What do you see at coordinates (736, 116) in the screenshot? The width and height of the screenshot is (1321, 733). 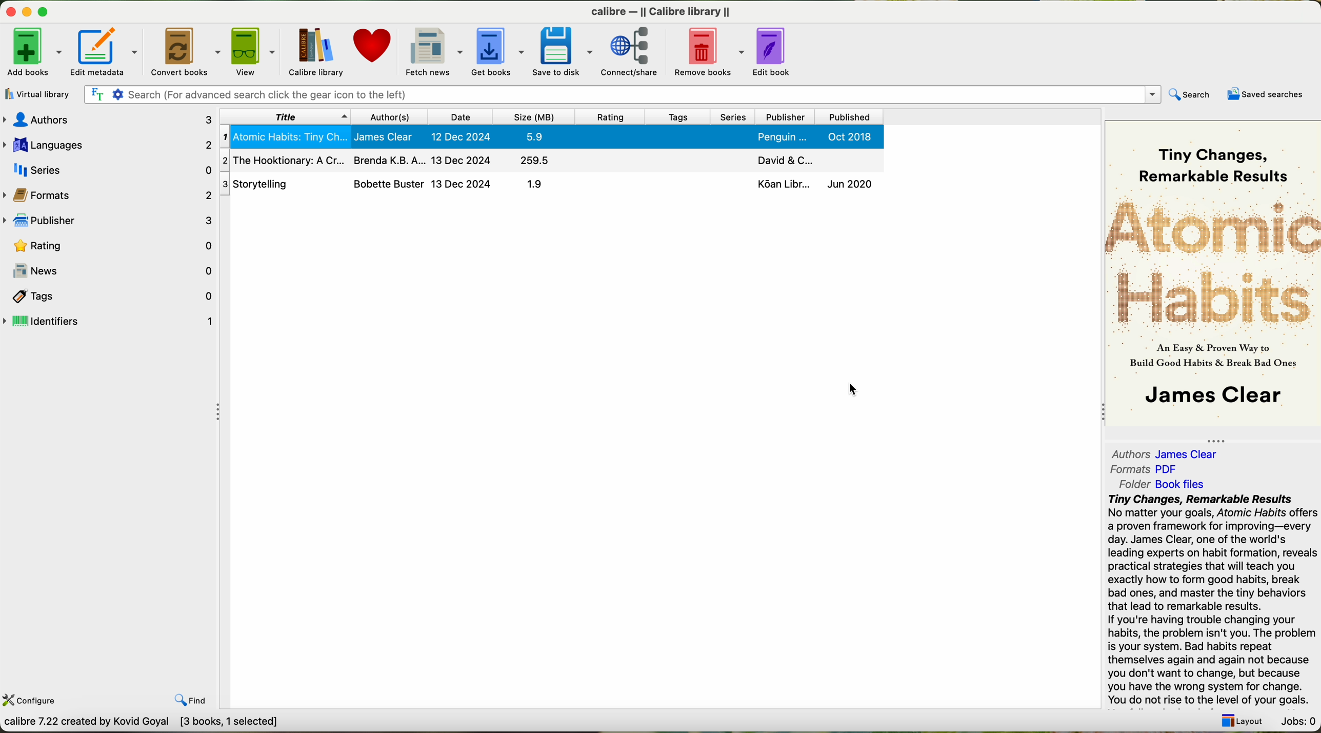 I see `series` at bounding box center [736, 116].